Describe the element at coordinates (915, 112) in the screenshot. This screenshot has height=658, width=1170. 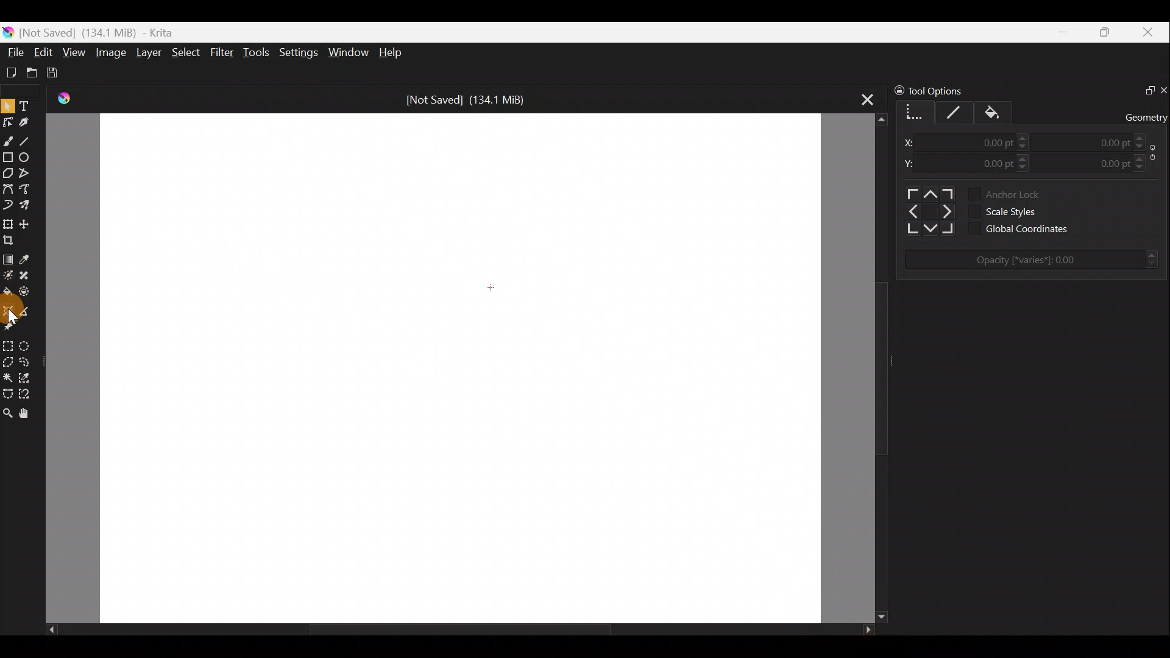
I see `Geometry` at that location.